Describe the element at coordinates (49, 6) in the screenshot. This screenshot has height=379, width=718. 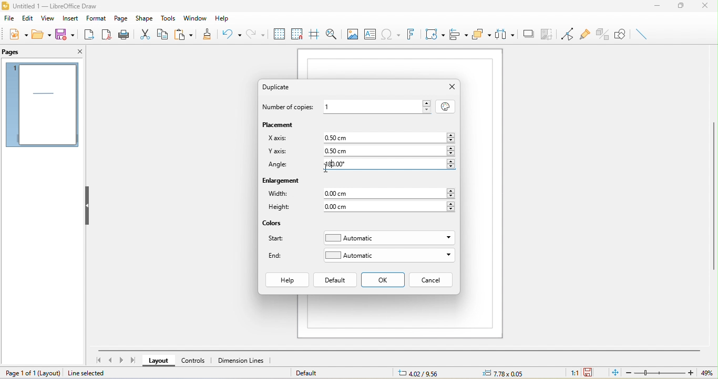
I see `title` at that location.